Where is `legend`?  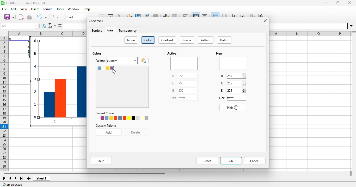 legend is located at coordinates (205, 15).